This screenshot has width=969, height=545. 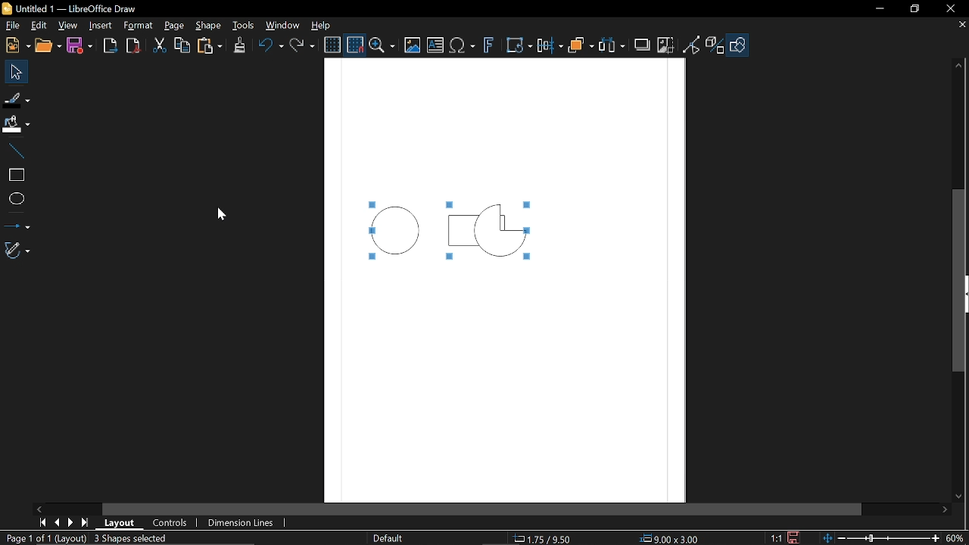 I want to click on Tiny square marked around the selected objects, so click(x=450, y=259).